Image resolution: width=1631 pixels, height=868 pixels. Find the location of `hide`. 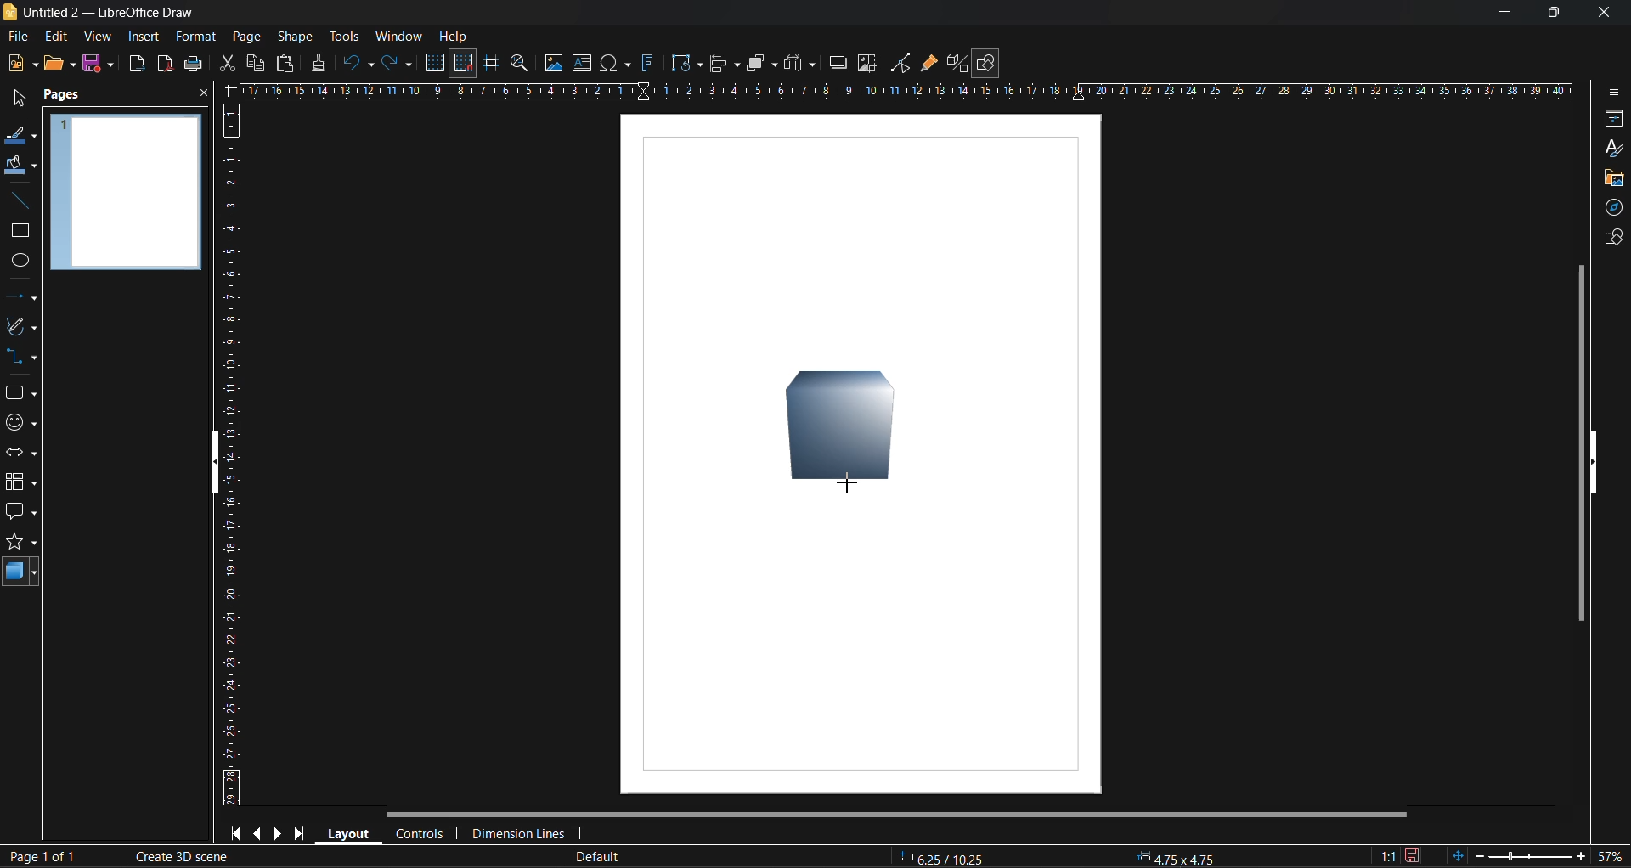

hide is located at coordinates (1594, 461).